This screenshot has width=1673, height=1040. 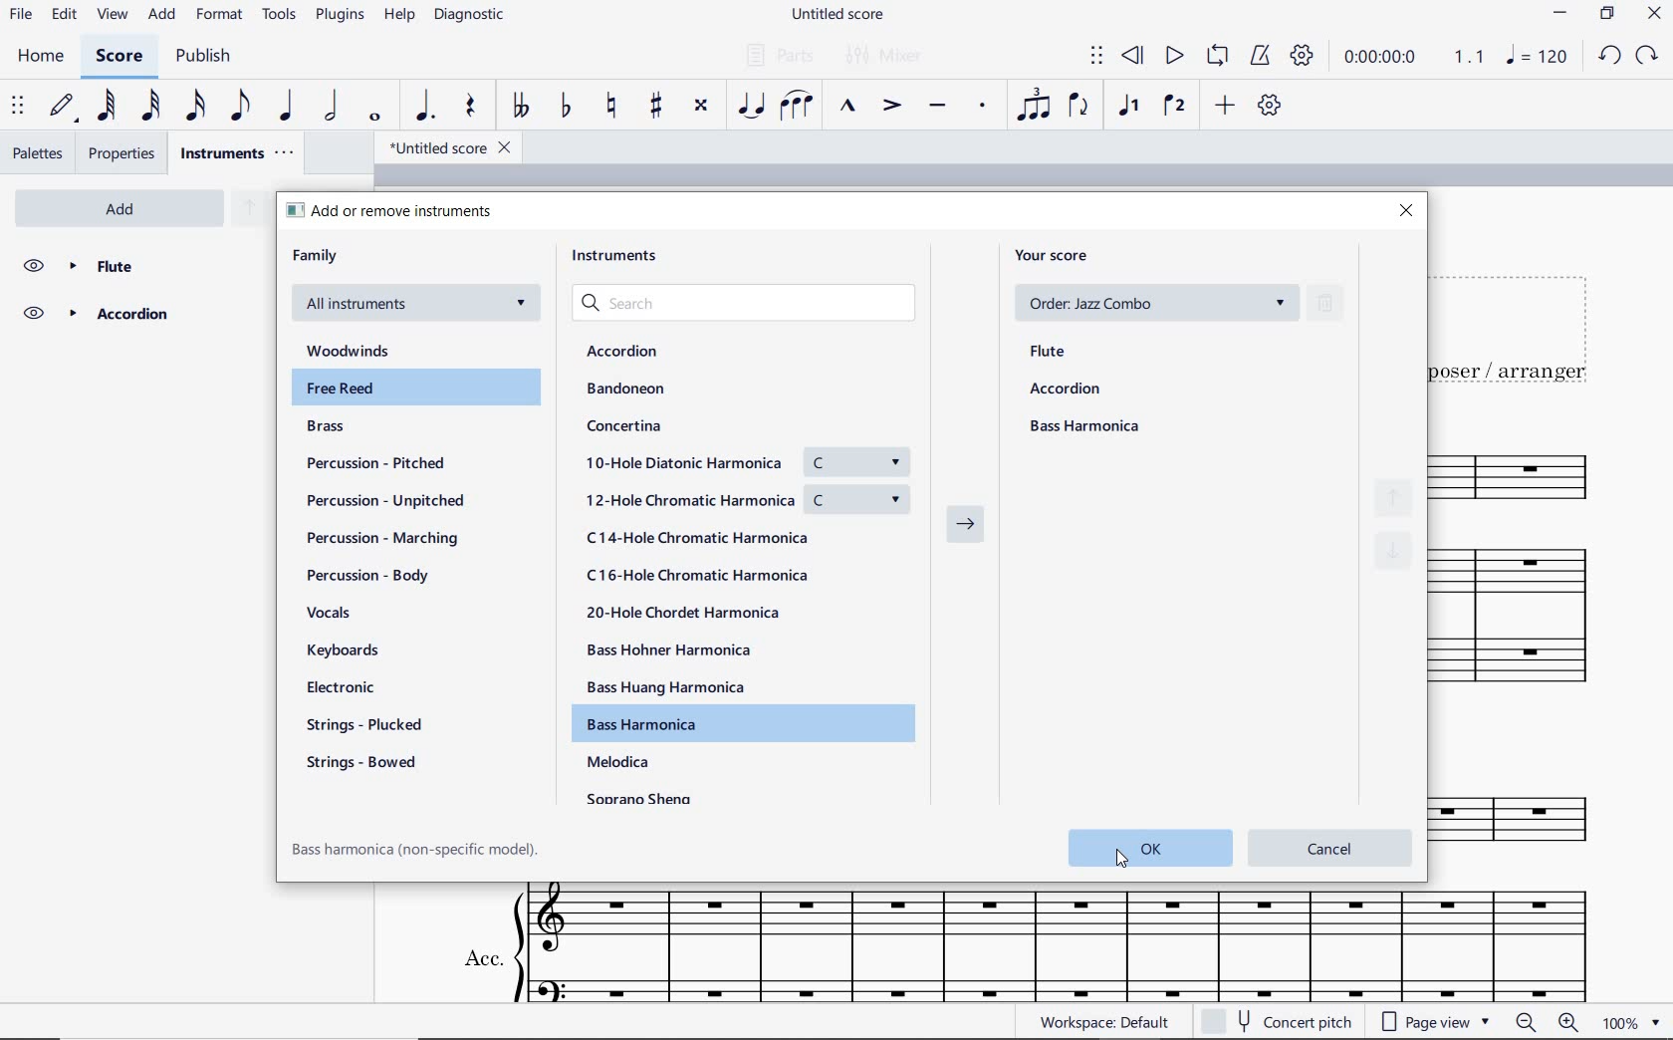 I want to click on accent, so click(x=891, y=107).